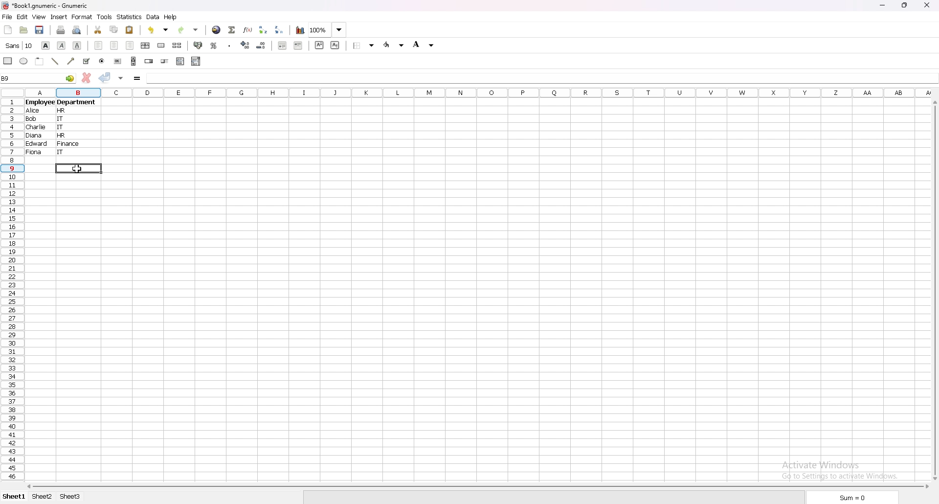 This screenshot has height=504, width=939. What do you see at coordinates (19, 46) in the screenshot?
I see `font` at bounding box center [19, 46].